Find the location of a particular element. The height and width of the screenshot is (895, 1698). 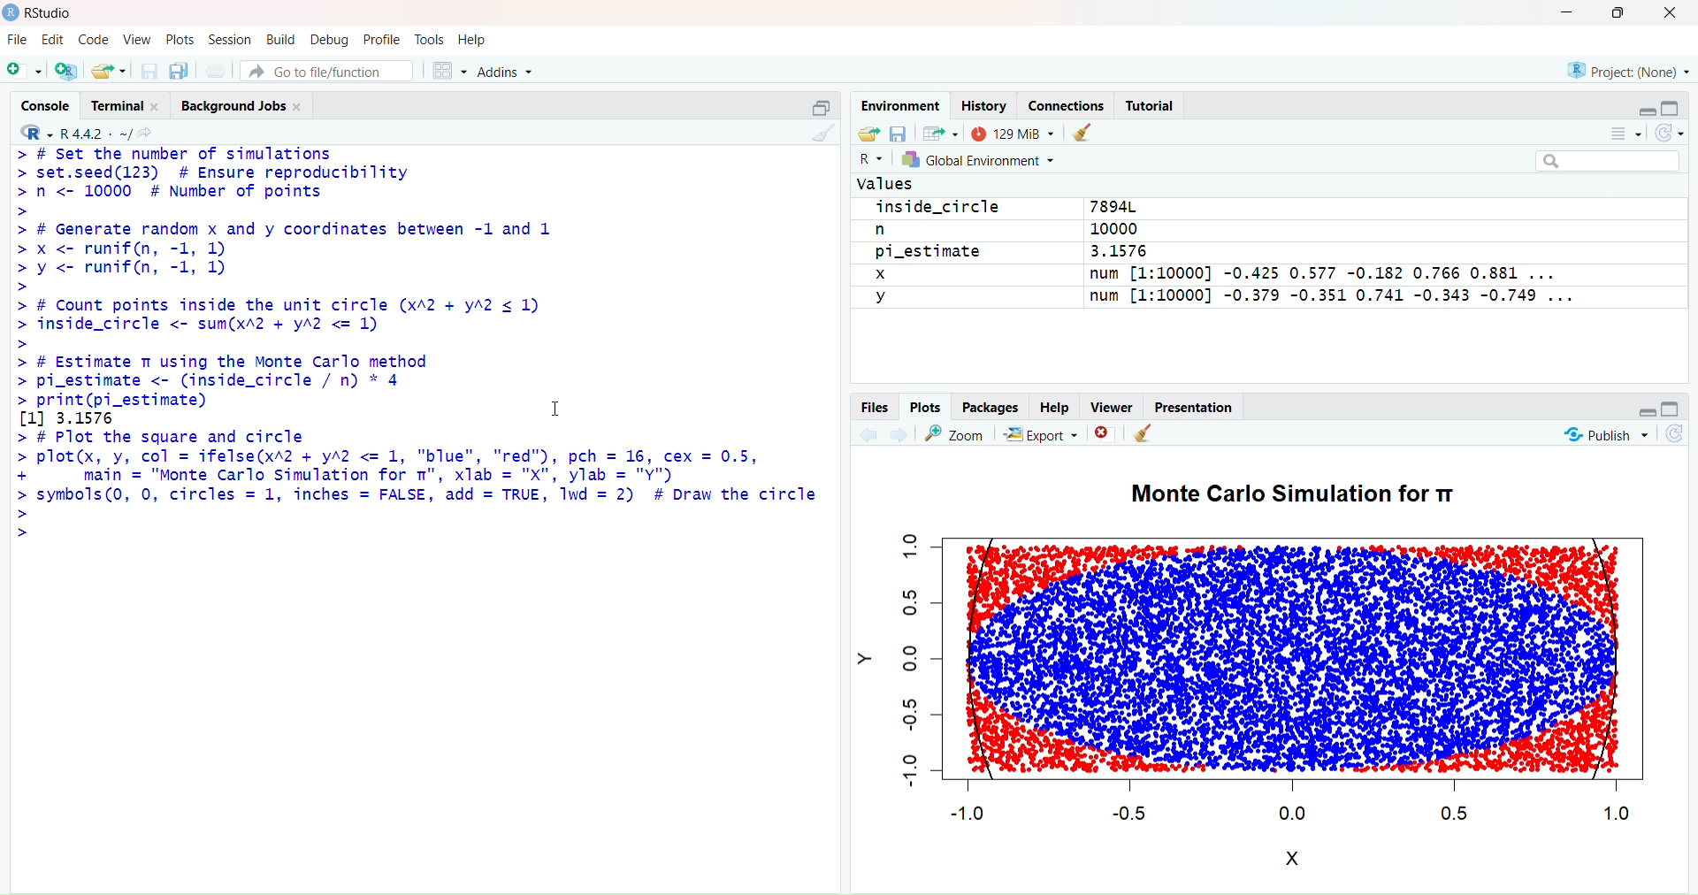

Clear console (Ctrl +L) is located at coordinates (1087, 131).